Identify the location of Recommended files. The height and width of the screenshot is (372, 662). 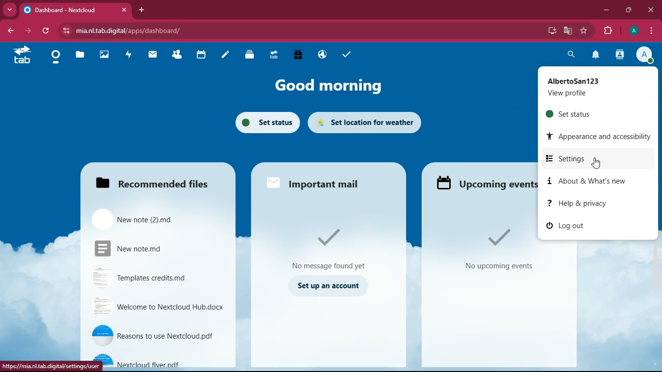
(154, 183).